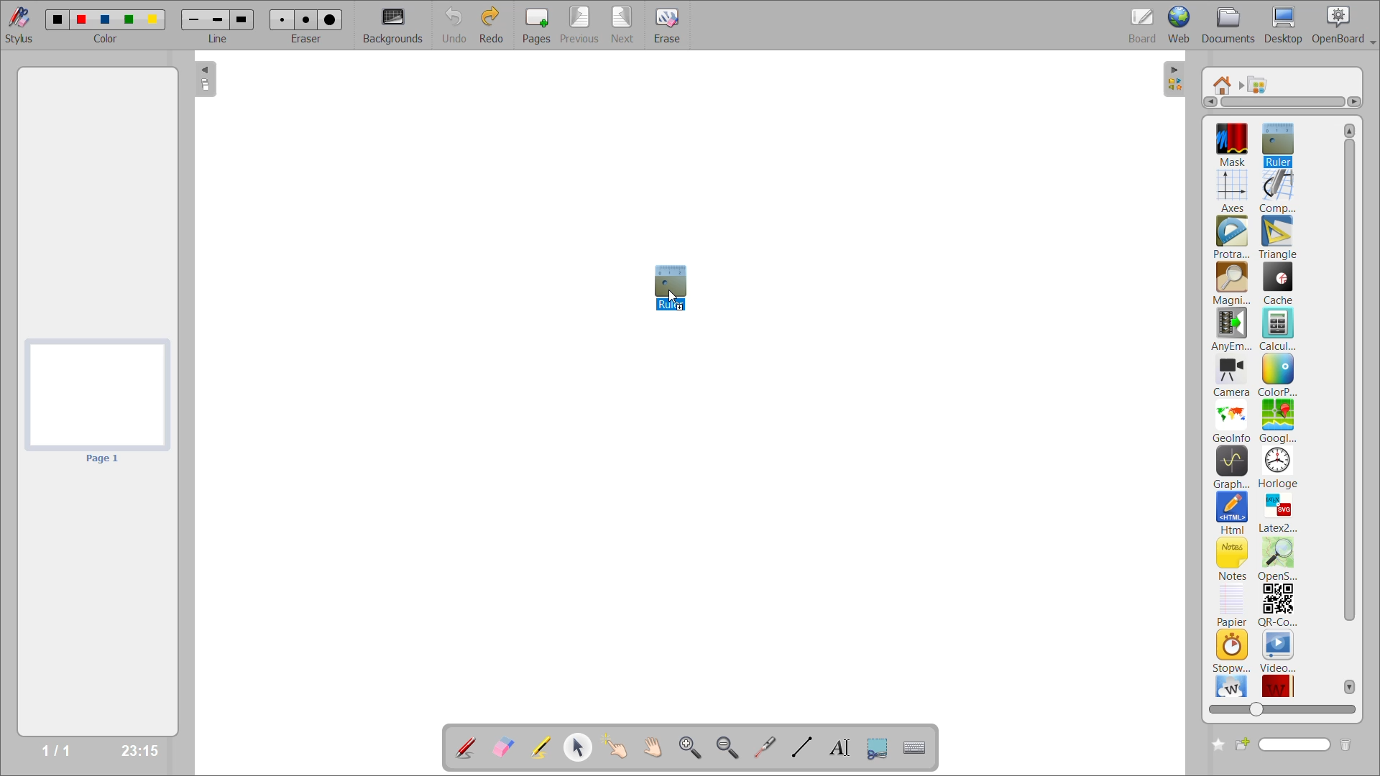  I want to click on name box, so click(1283, 744).